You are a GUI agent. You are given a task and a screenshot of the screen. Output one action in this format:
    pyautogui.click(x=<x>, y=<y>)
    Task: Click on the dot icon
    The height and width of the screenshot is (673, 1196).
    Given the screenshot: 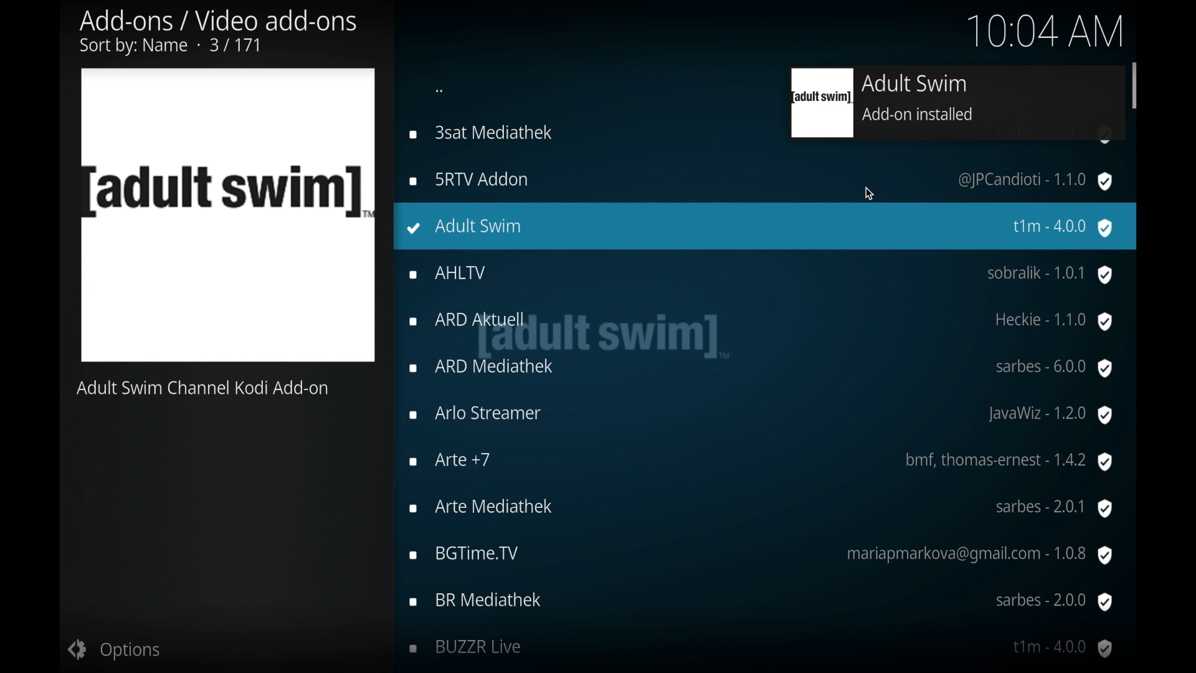 What is the action you would take?
    pyautogui.click(x=440, y=91)
    